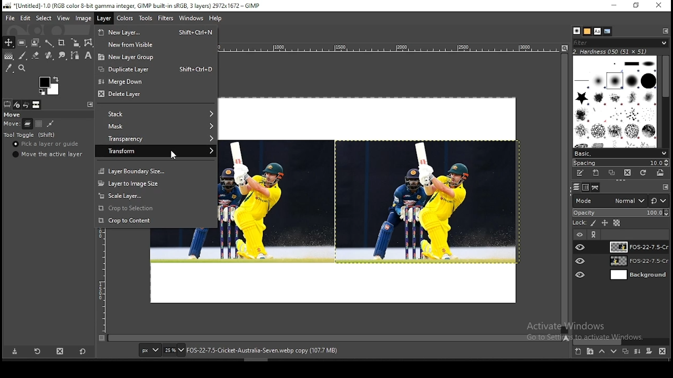 This screenshot has width=673, height=378. Describe the element at coordinates (88, 43) in the screenshot. I see `wrap transform` at that location.